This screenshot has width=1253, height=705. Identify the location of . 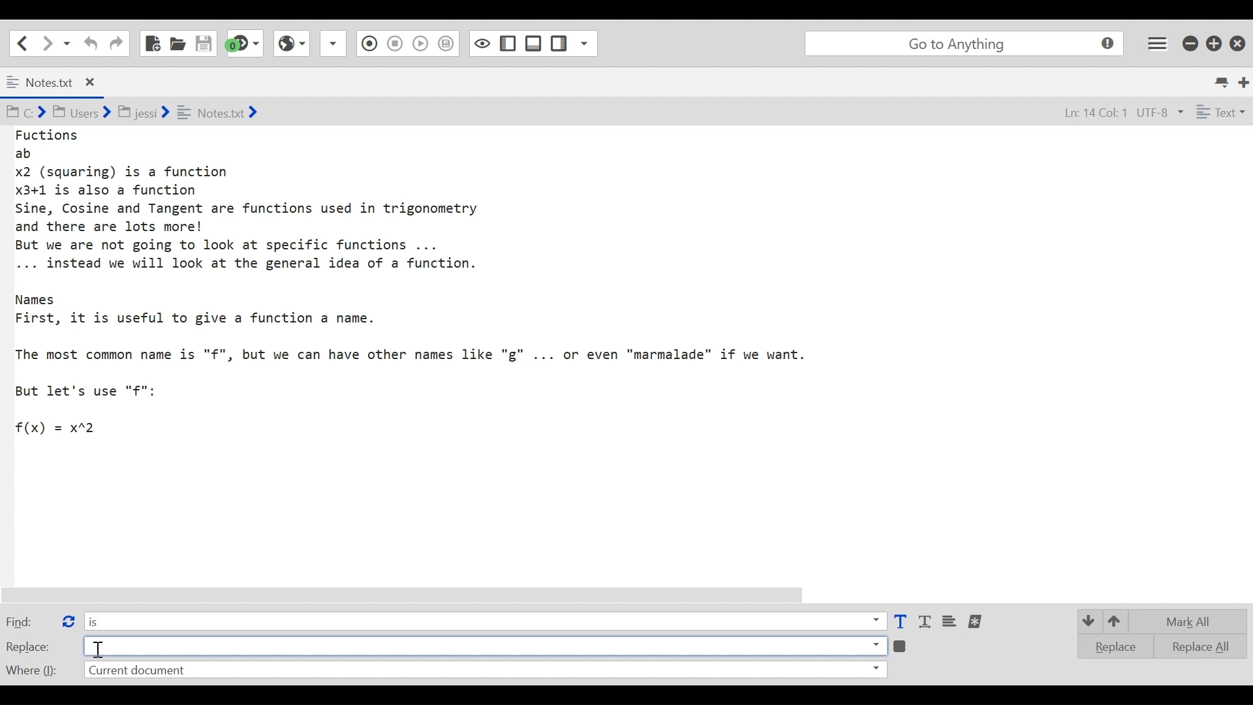
(116, 44).